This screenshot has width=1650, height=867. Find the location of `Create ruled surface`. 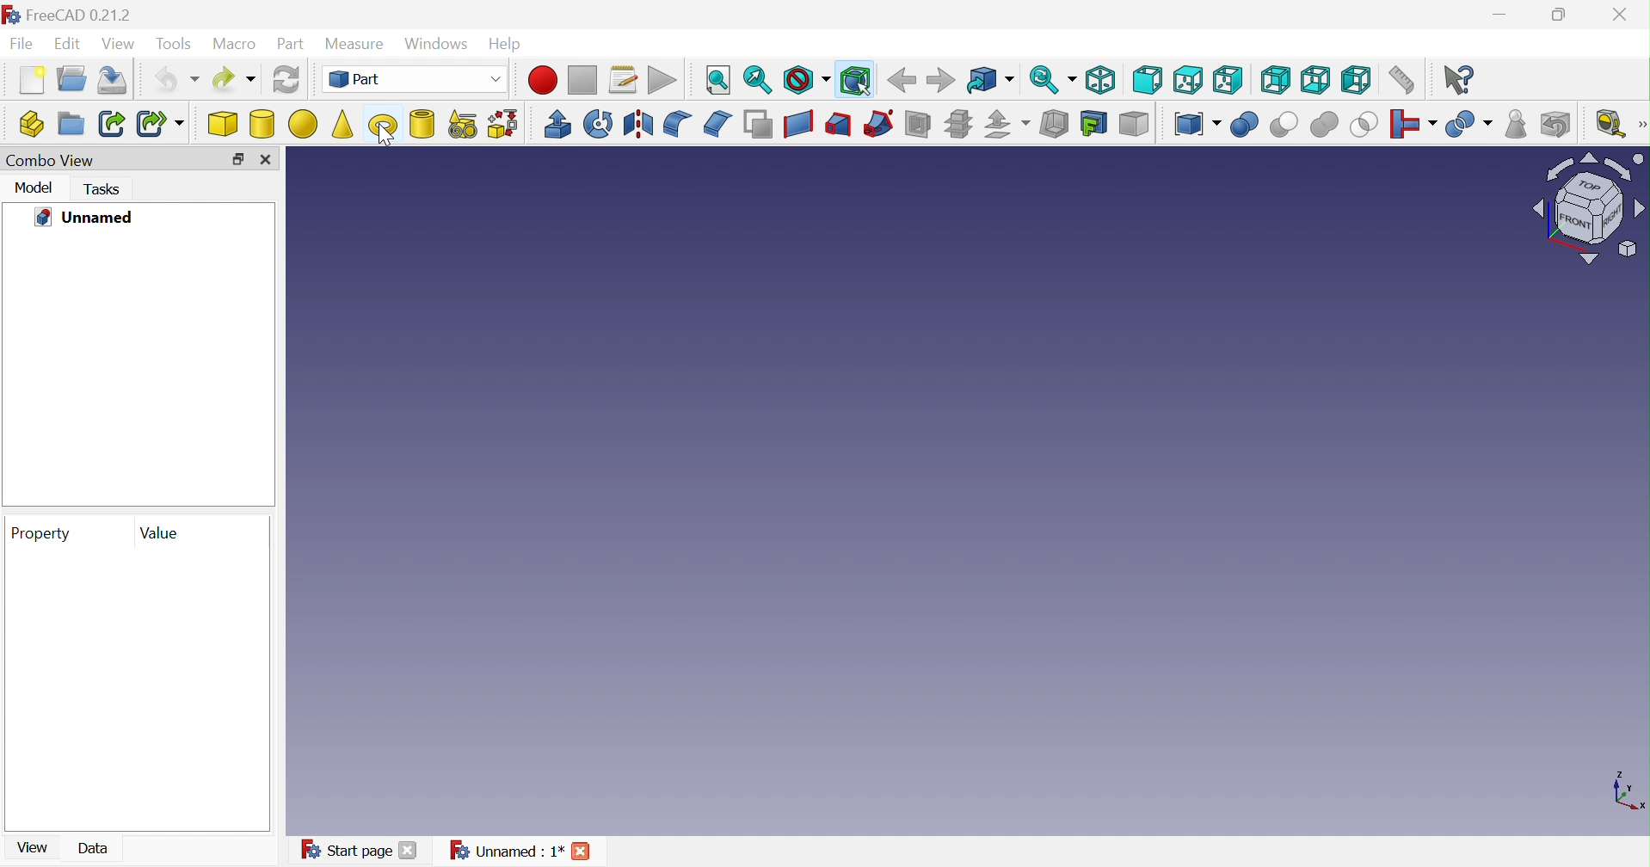

Create ruled surface is located at coordinates (797, 125).